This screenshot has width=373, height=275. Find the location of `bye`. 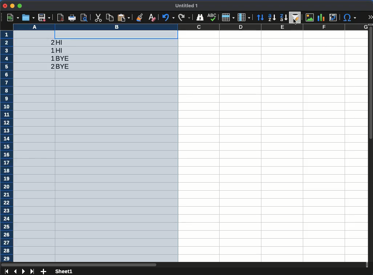

bye is located at coordinates (63, 59).